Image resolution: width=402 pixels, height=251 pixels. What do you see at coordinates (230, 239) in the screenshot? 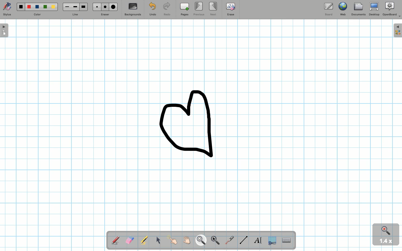
I see `Laser pointer` at bounding box center [230, 239].